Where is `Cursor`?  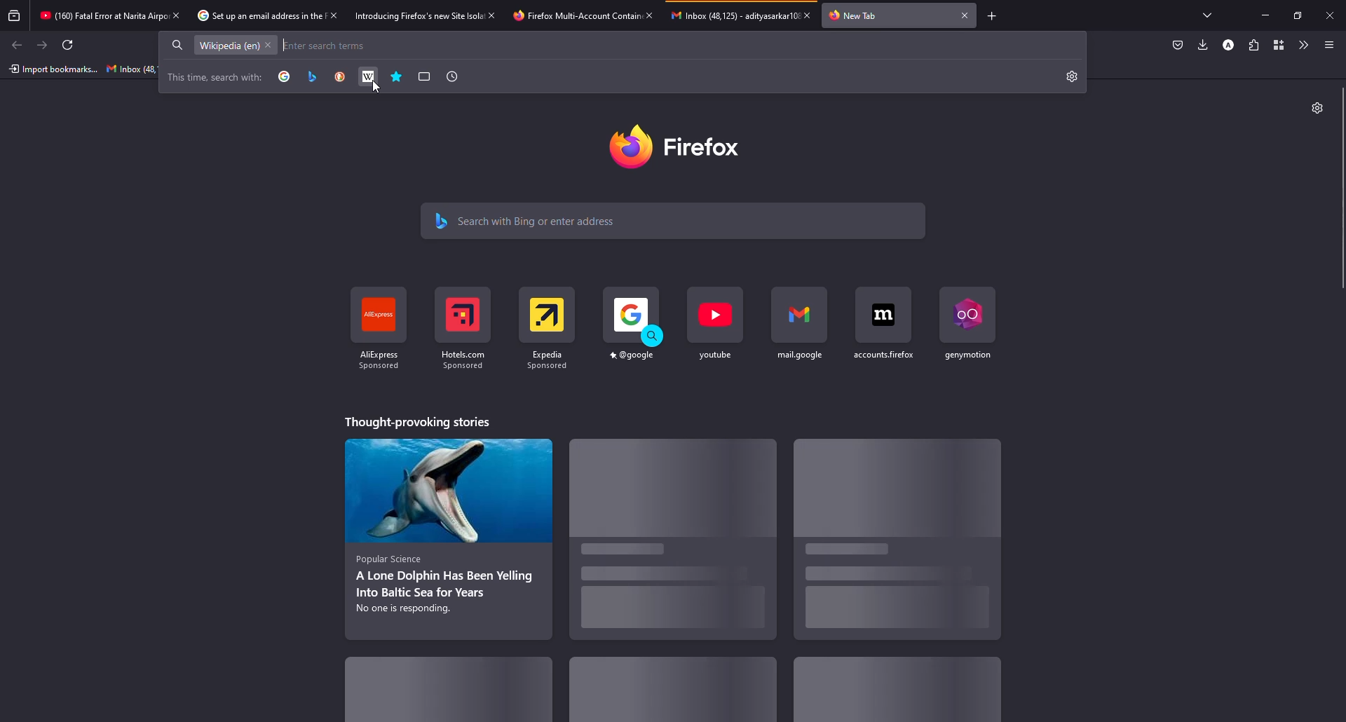
Cursor is located at coordinates (378, 86).